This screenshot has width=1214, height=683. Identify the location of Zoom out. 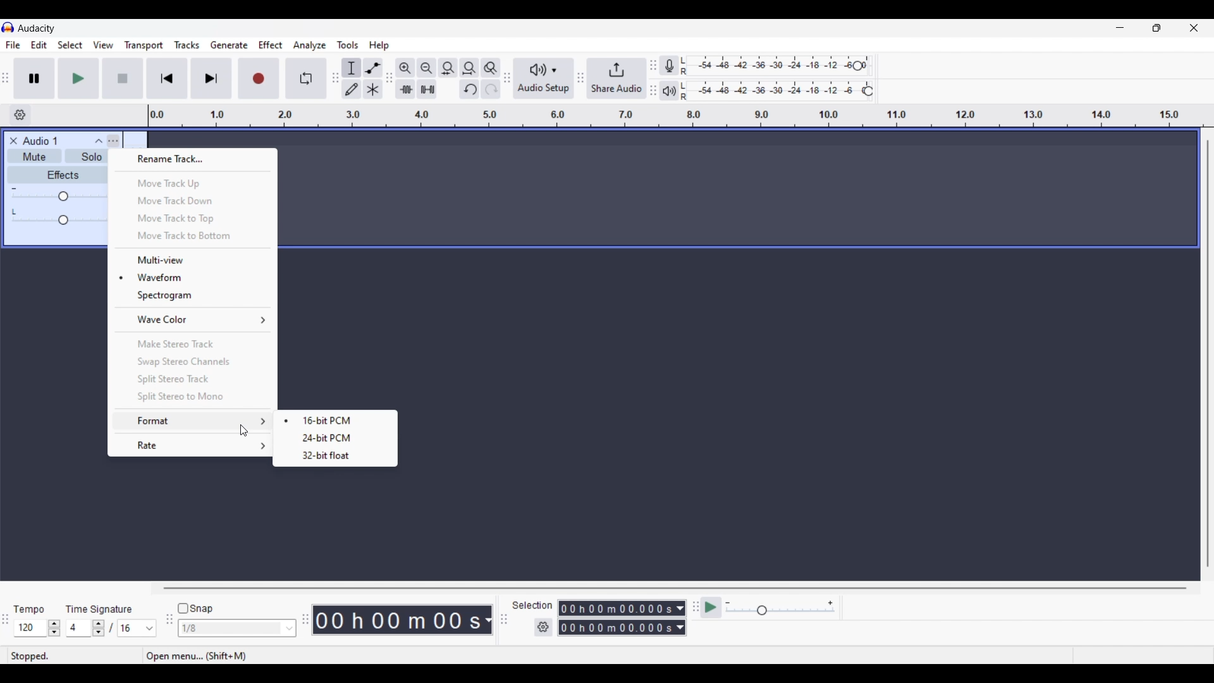
(426, 68).